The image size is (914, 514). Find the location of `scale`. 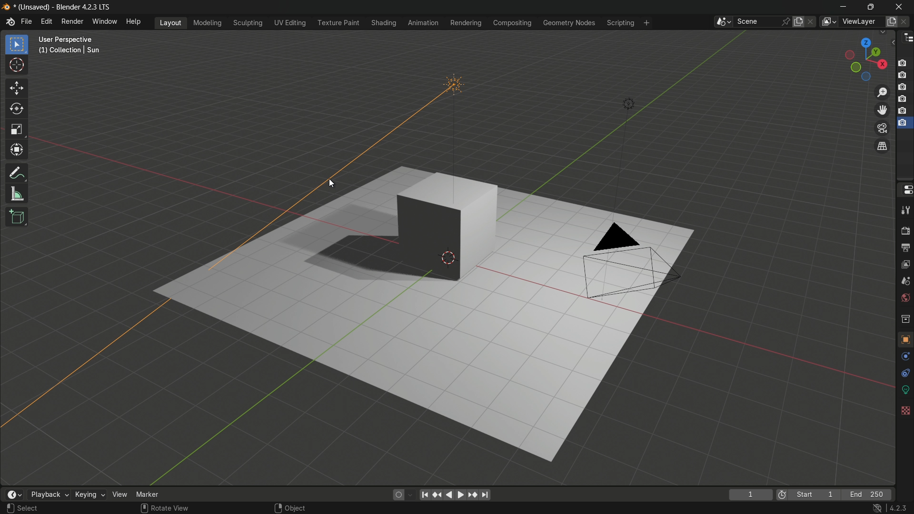

scale is located at coordinates (16, 130).